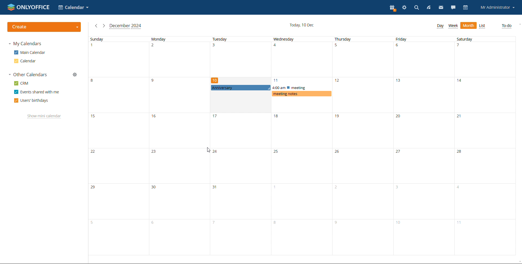 The width and height of the screenshot is (522, 264). What do you see at coordinates (506, 26) in the screenshot?
I see `to-do` at bounding box center [506, 26].